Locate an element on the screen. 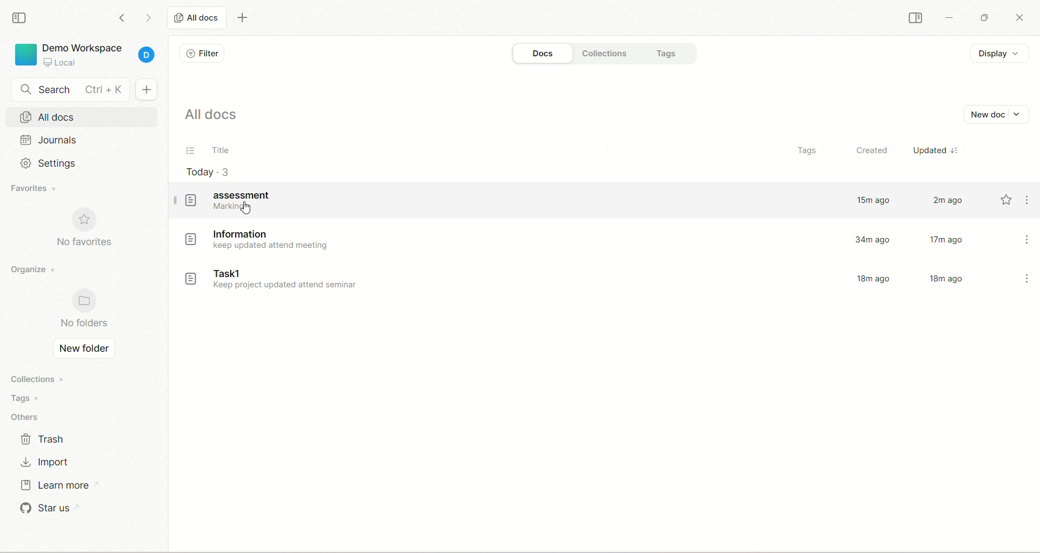 This screenshot has width=1040, height=553. updated is located at coordinates (940, 150).